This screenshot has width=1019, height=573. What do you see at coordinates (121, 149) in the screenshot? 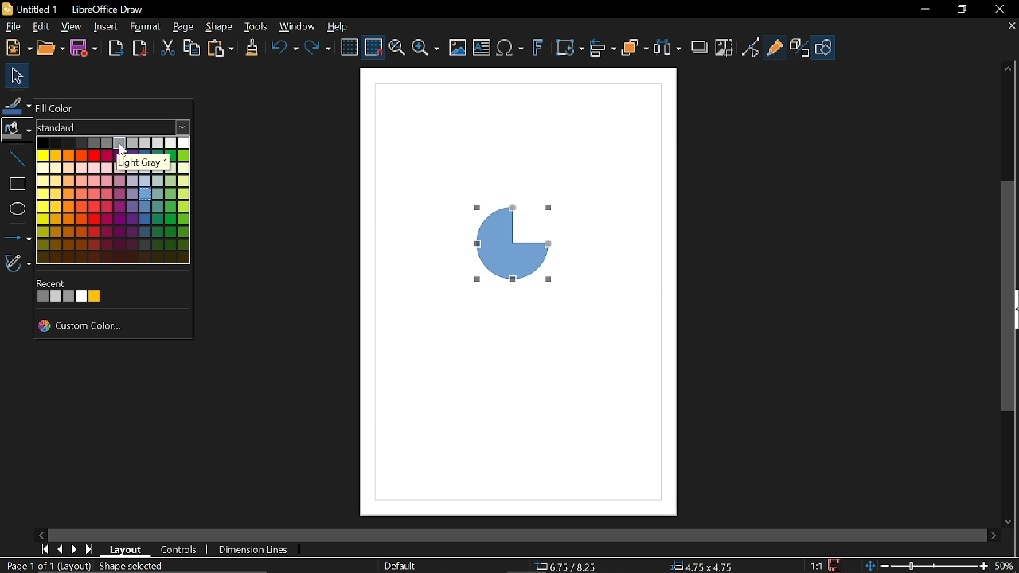
I see `cursor` at bounding box center [121, 149].